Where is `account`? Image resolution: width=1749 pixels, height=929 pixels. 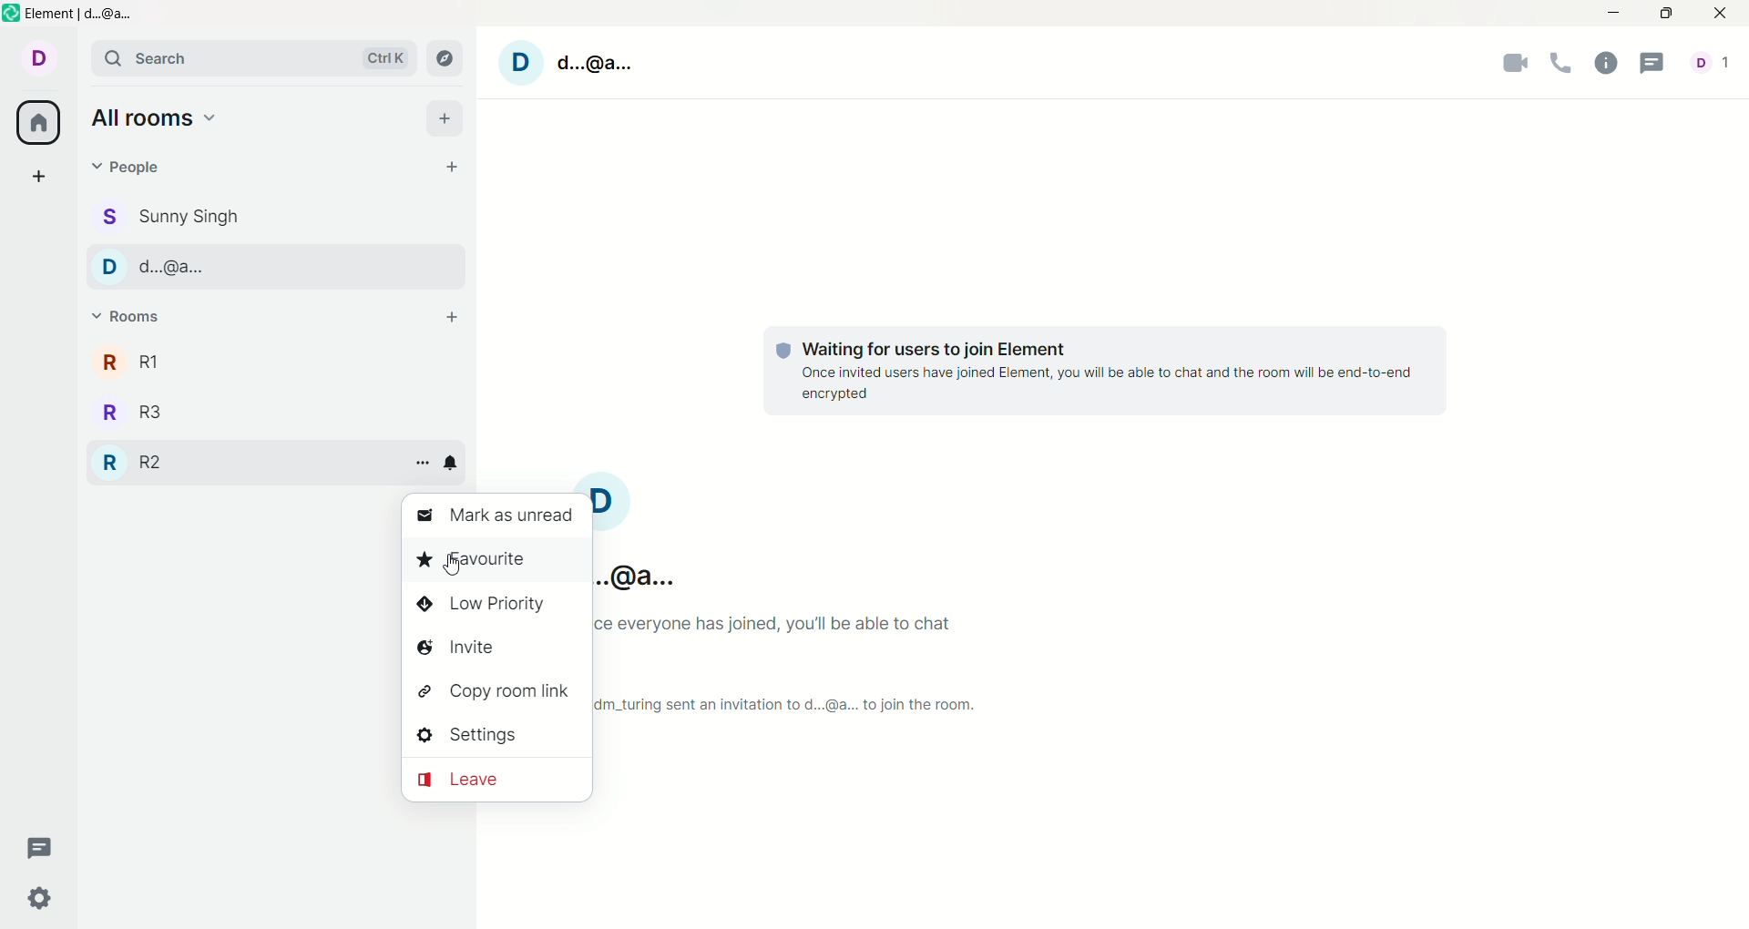
account is located at coordinates (646, 534).